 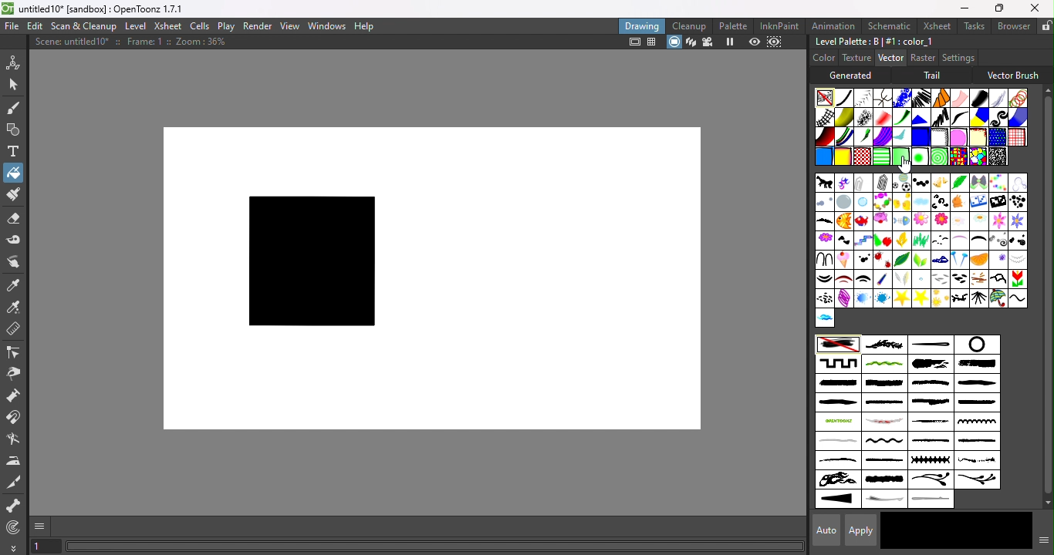 What do you see at coordinates (782, 25) in the screenshot?
I see `InknPaint` at bounding box center [782, 25].